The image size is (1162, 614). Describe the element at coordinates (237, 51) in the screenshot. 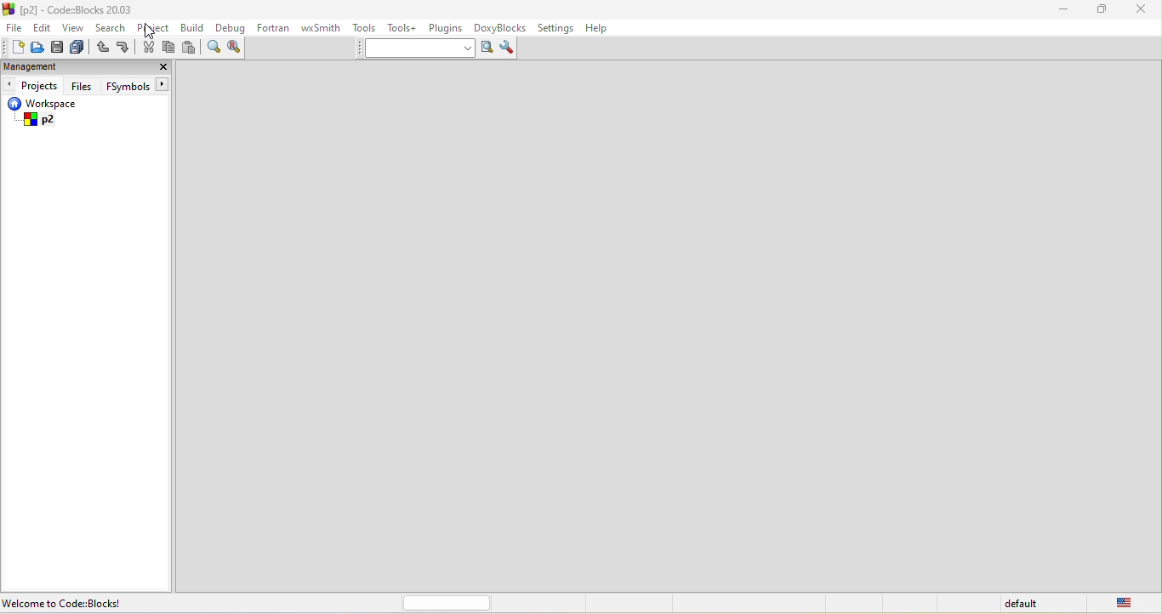

I see `replace` at that location.